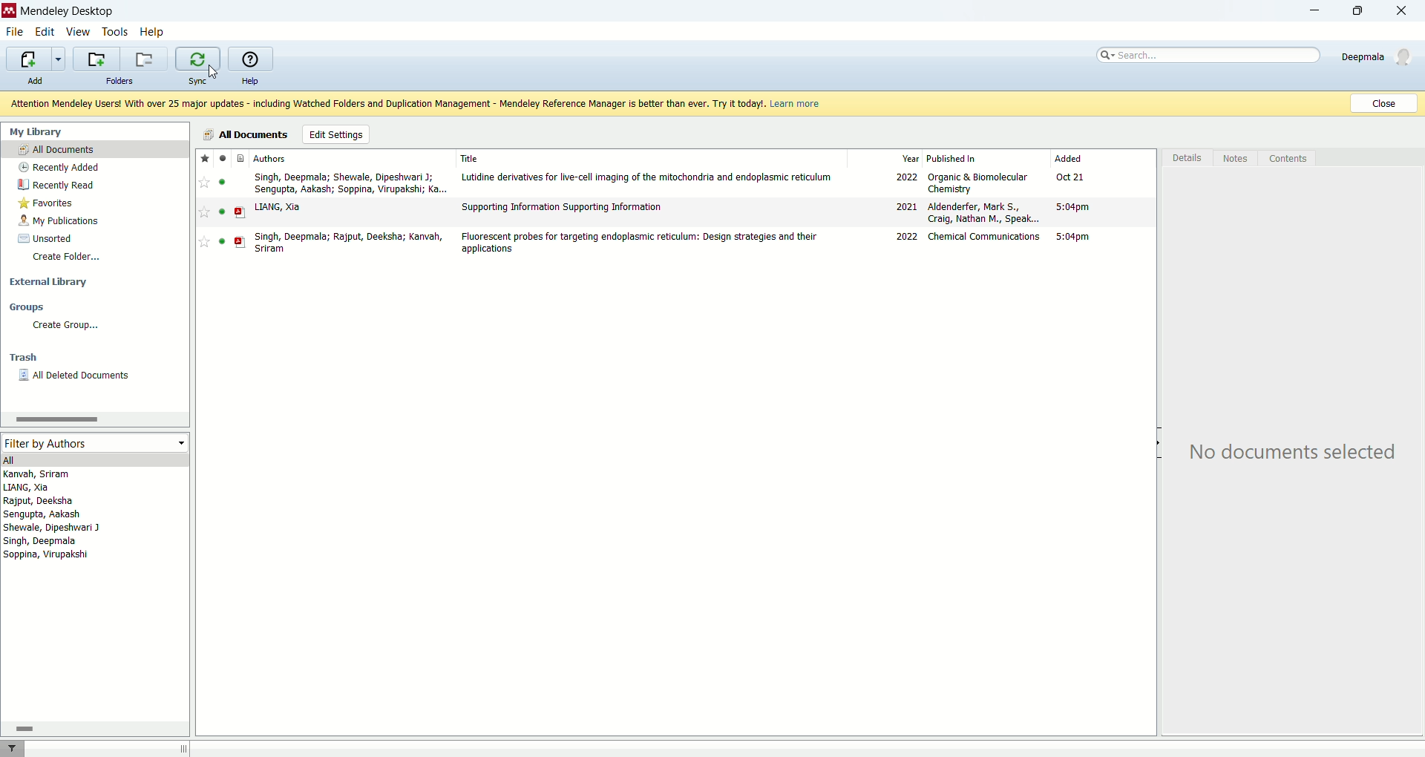 The height and width of the screenshot is (757, 1425). I want to click on maximize, so click(1359, 10).